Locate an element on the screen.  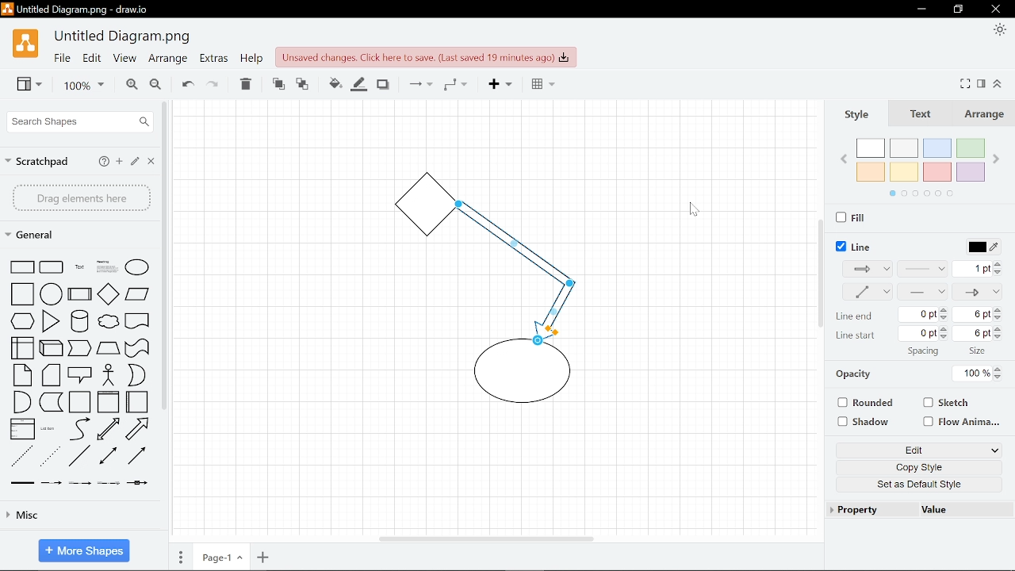
shape is located at coordinates (108, 349).